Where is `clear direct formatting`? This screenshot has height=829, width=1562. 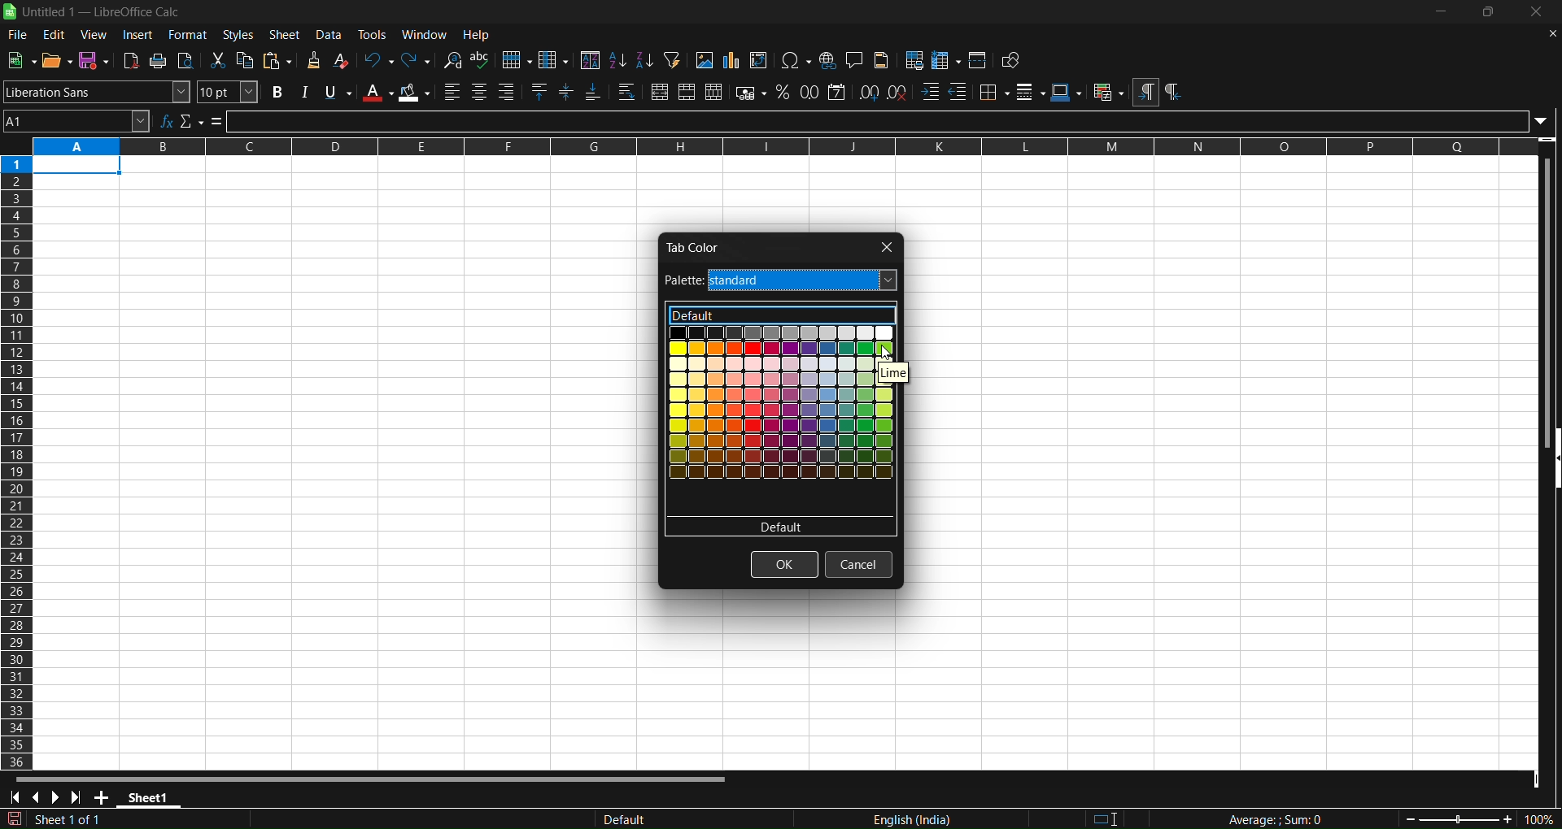
clear direct formatting is located at coordinates (343, 60).